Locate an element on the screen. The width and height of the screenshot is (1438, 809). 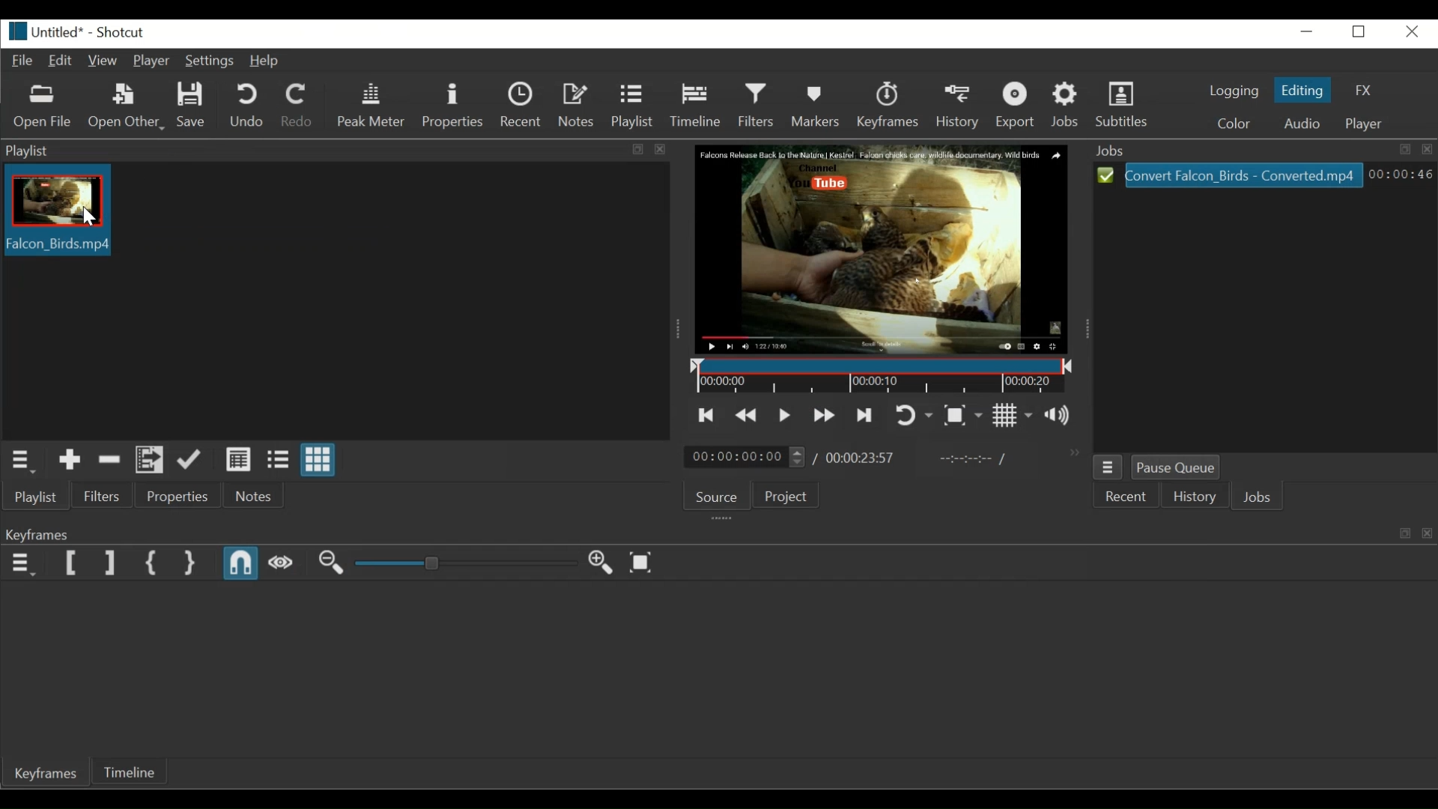
Play quickly backward is located at coordinates (747, 415).